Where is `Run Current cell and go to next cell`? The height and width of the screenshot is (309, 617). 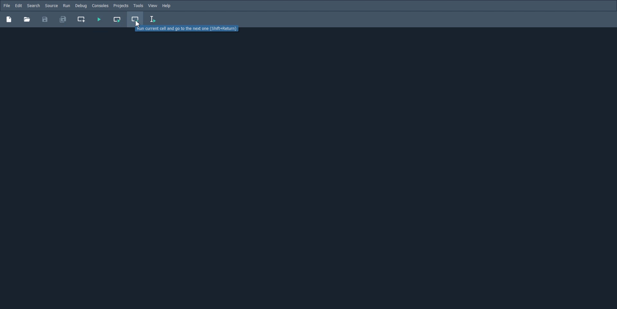
Run Current cell and go to next cell is located at coordinates (136, 20).